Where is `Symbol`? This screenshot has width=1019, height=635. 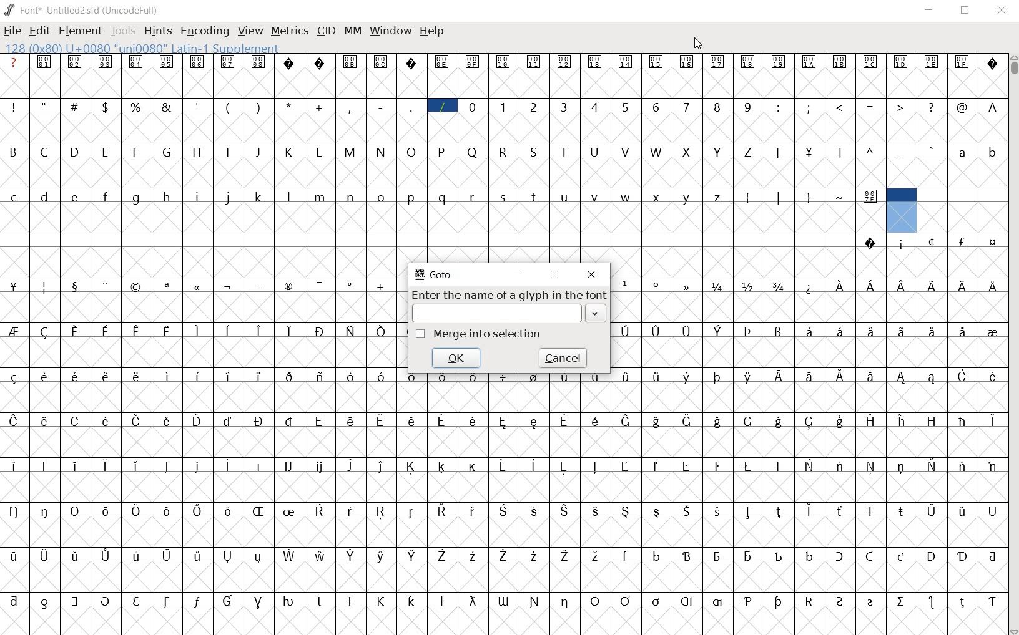
Symbol is located at coordinates (139, 511).